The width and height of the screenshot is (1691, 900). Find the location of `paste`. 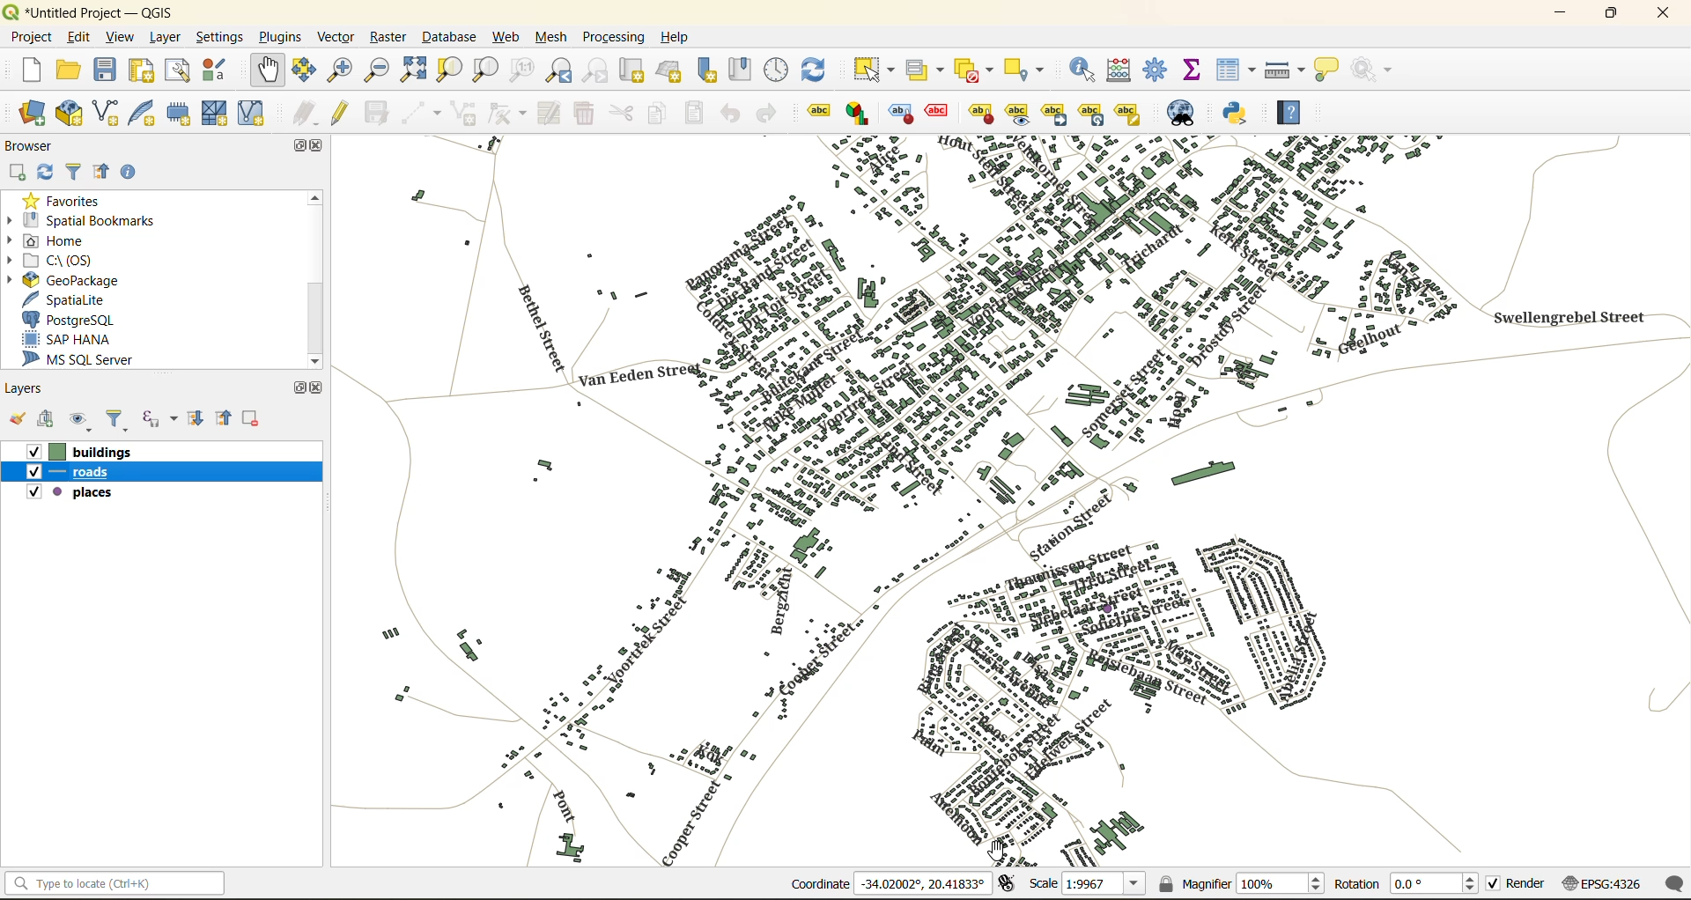

paste is located at coordinates (696, 111).